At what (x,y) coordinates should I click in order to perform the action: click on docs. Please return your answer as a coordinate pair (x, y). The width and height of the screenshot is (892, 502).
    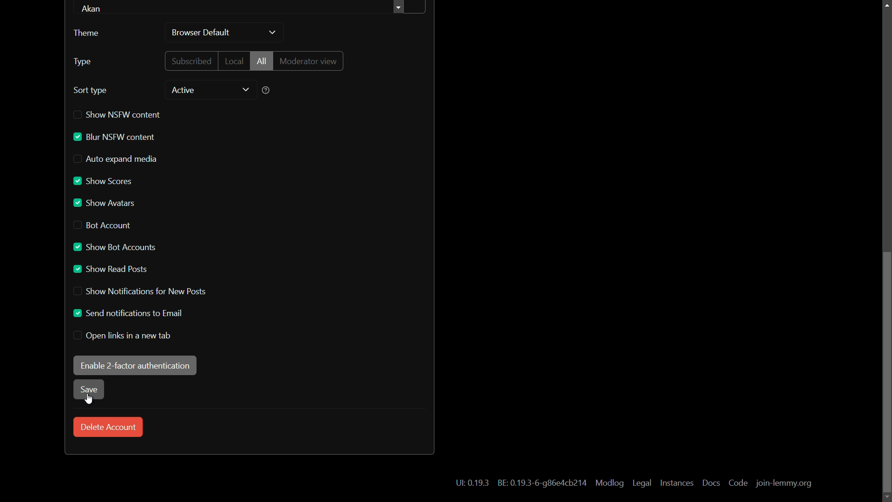
    Looking at the image, I should click on (710, 482).